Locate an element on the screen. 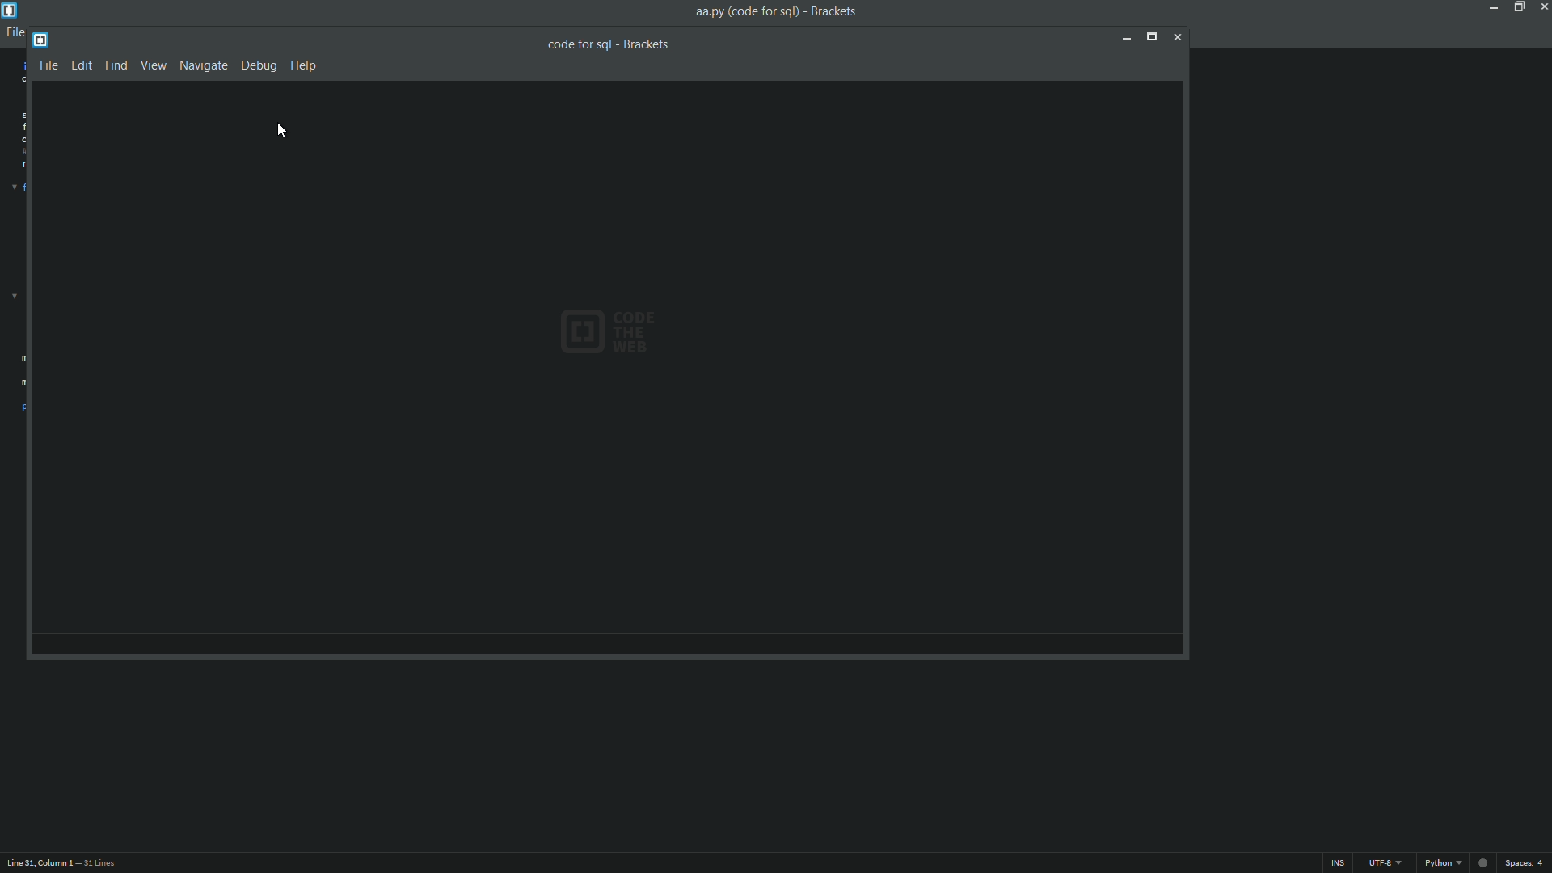  close app is located at coordinates (1542, 6).